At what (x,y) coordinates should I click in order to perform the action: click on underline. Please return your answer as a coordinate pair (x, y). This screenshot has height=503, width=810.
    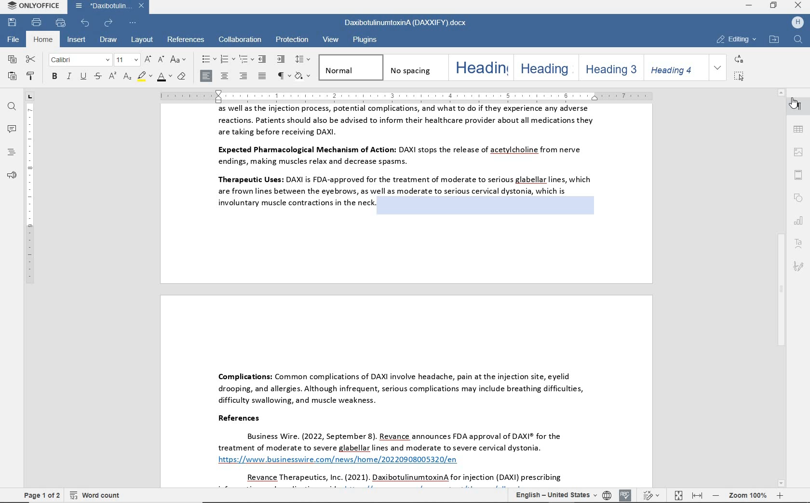
    Looking at the image, I should click on (83, 77).